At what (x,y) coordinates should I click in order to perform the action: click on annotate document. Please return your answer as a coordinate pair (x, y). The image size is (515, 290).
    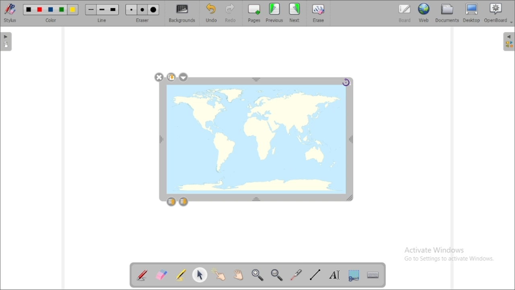
    Looking at the image, I should click on (142, 276).